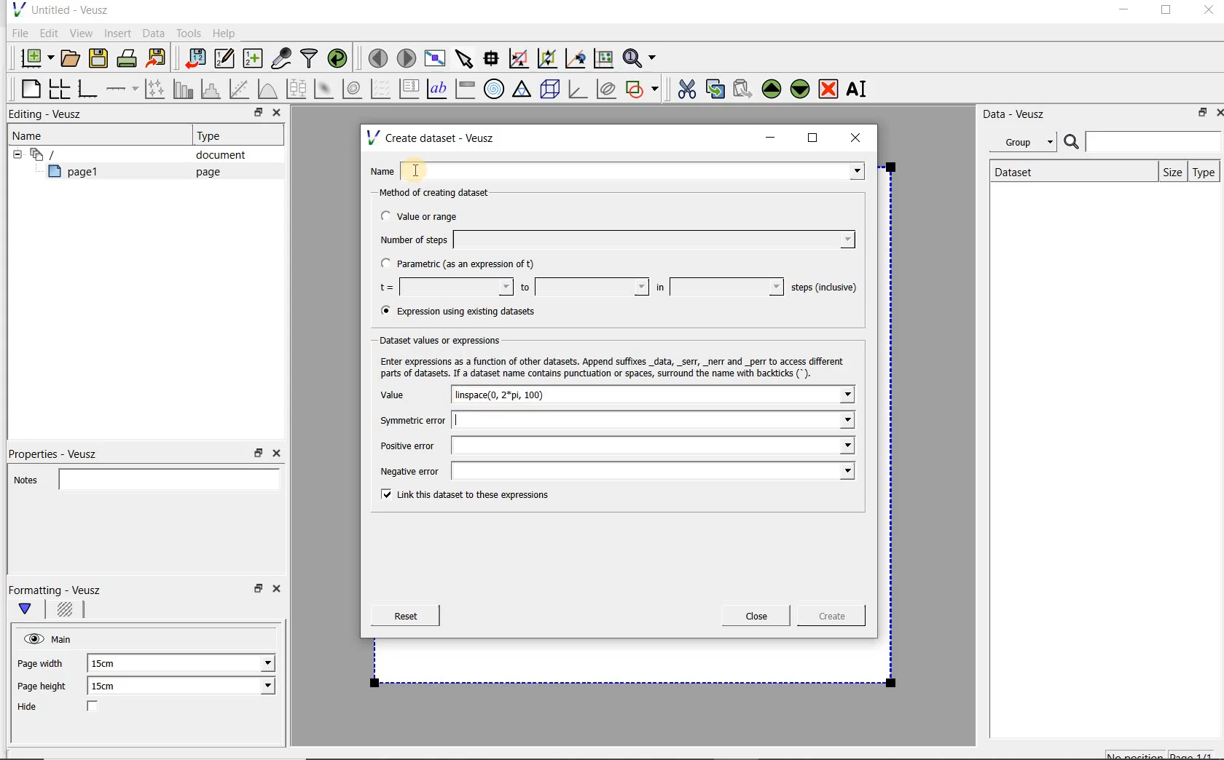 The height and width of the screenshot is (760, 1224). Describe the element at coordinates (67, 611) in the screenshot. I see `Background` at that location.